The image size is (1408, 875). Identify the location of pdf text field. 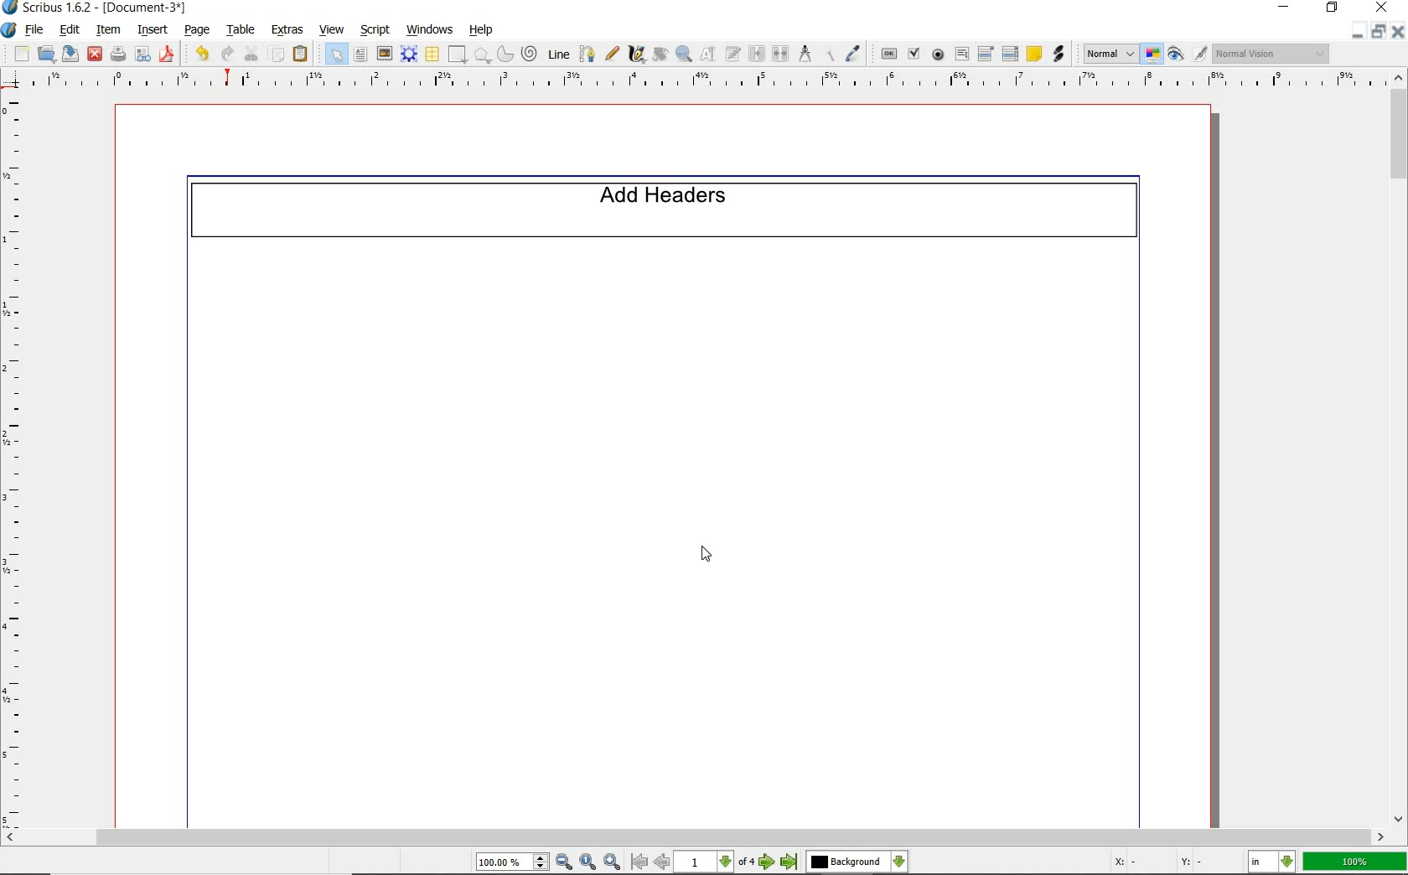
(960, 53).